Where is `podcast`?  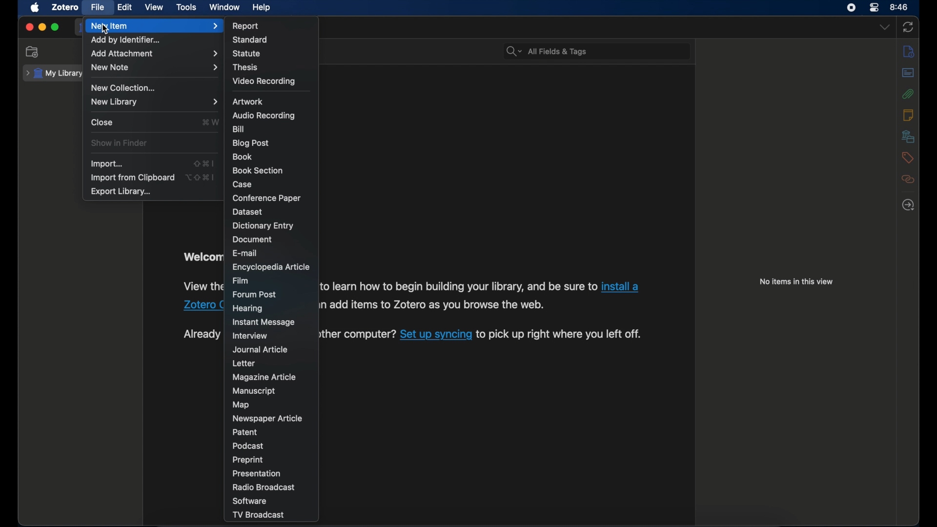 podcast is located at coordinates (248, 446).